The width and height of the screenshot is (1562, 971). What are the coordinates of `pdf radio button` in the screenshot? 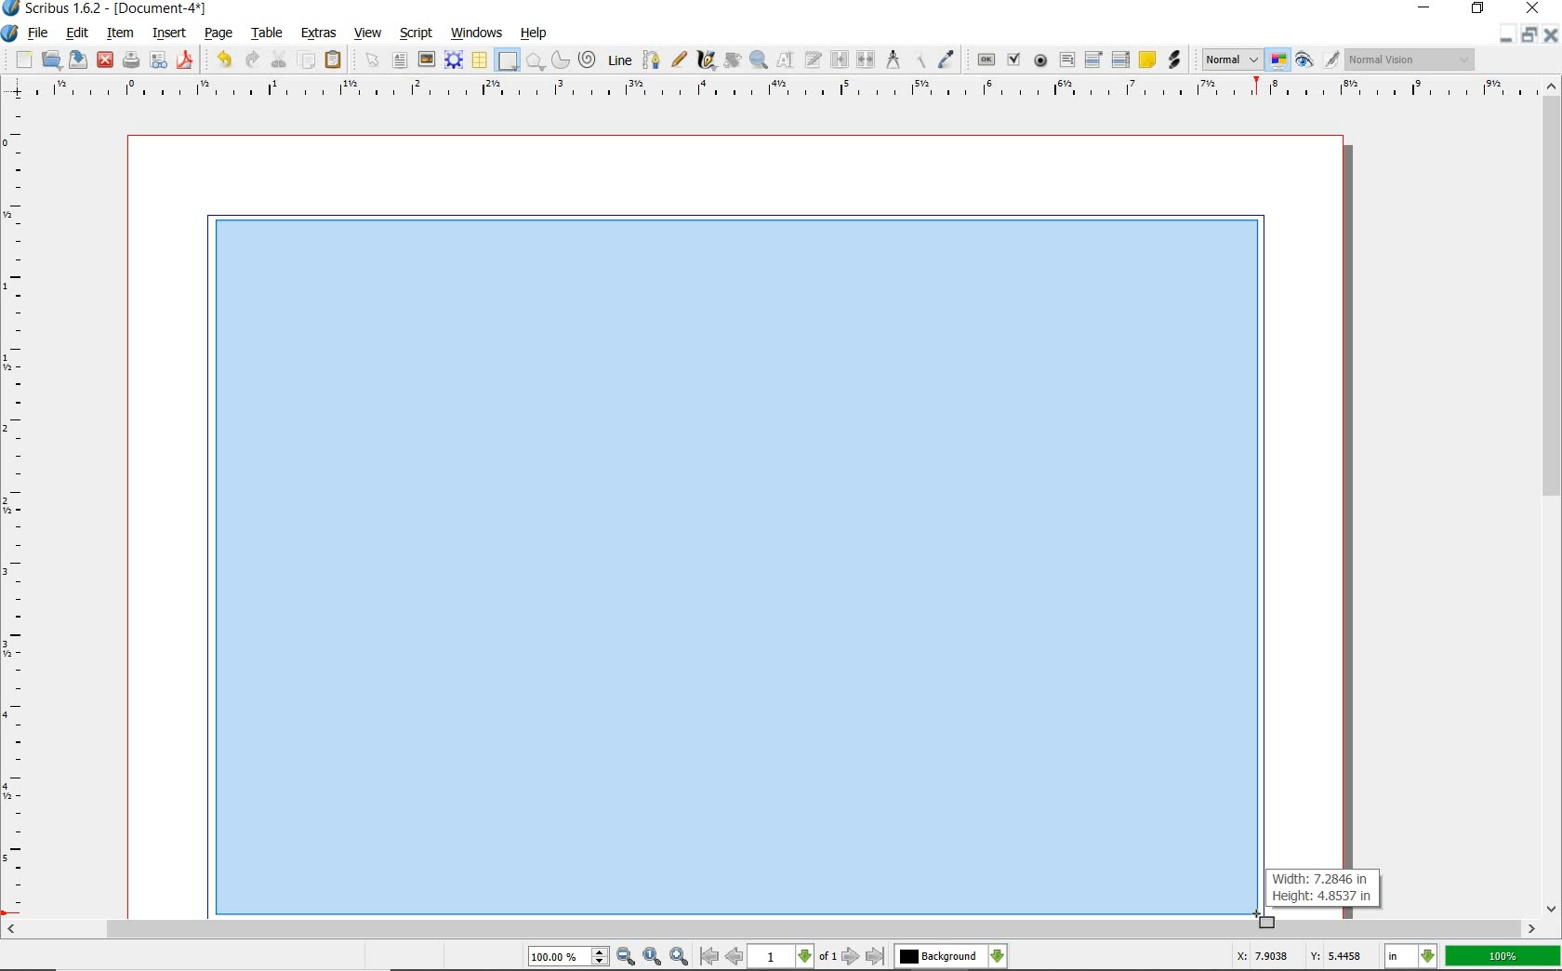 It's located at (1039, 61).